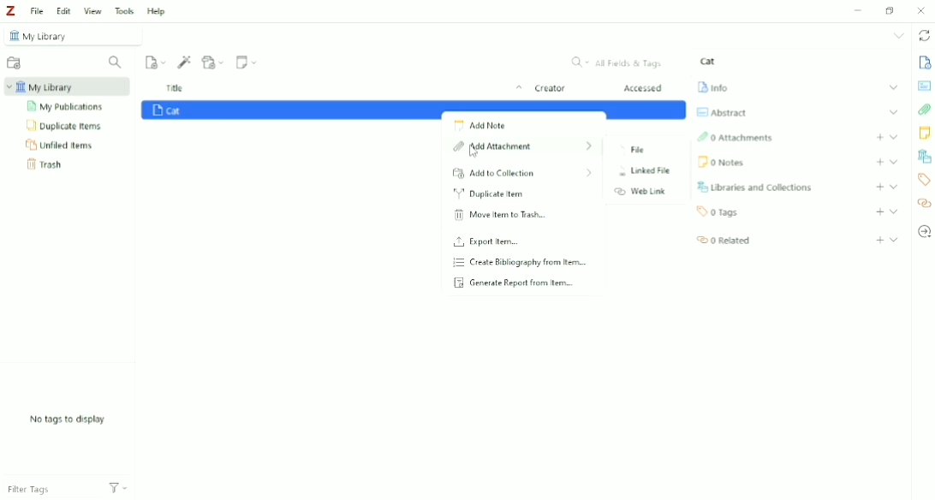 The height and width of the screenshot is (500, 935). Describe the element at coordinates (633, 151) in the screenshot. I see `File` at that location.